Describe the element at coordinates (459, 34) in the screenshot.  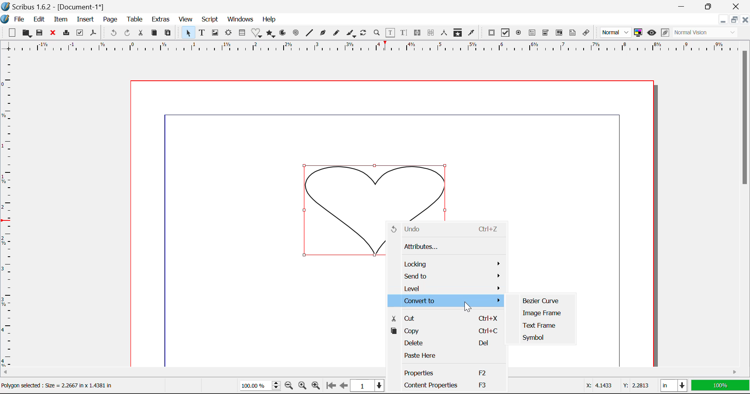
I see `Copy Item Properties` at that location.